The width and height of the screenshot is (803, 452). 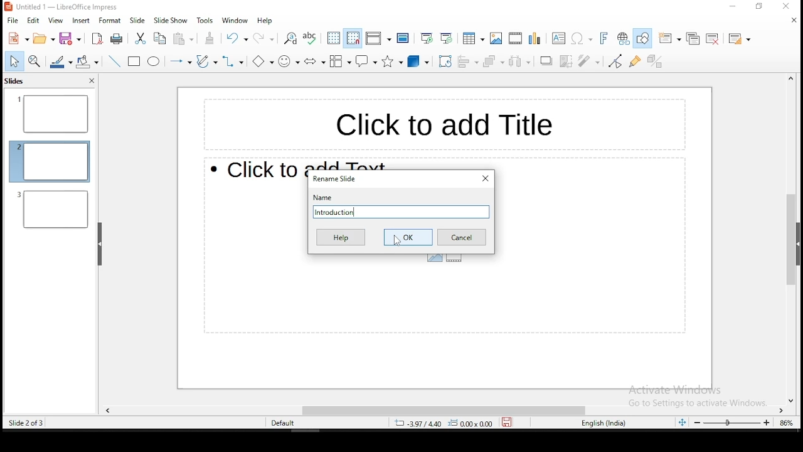 What do you see at coordinates (462, 237) in the screenshot?
I see `cancel` at bounding box center [462, 237].